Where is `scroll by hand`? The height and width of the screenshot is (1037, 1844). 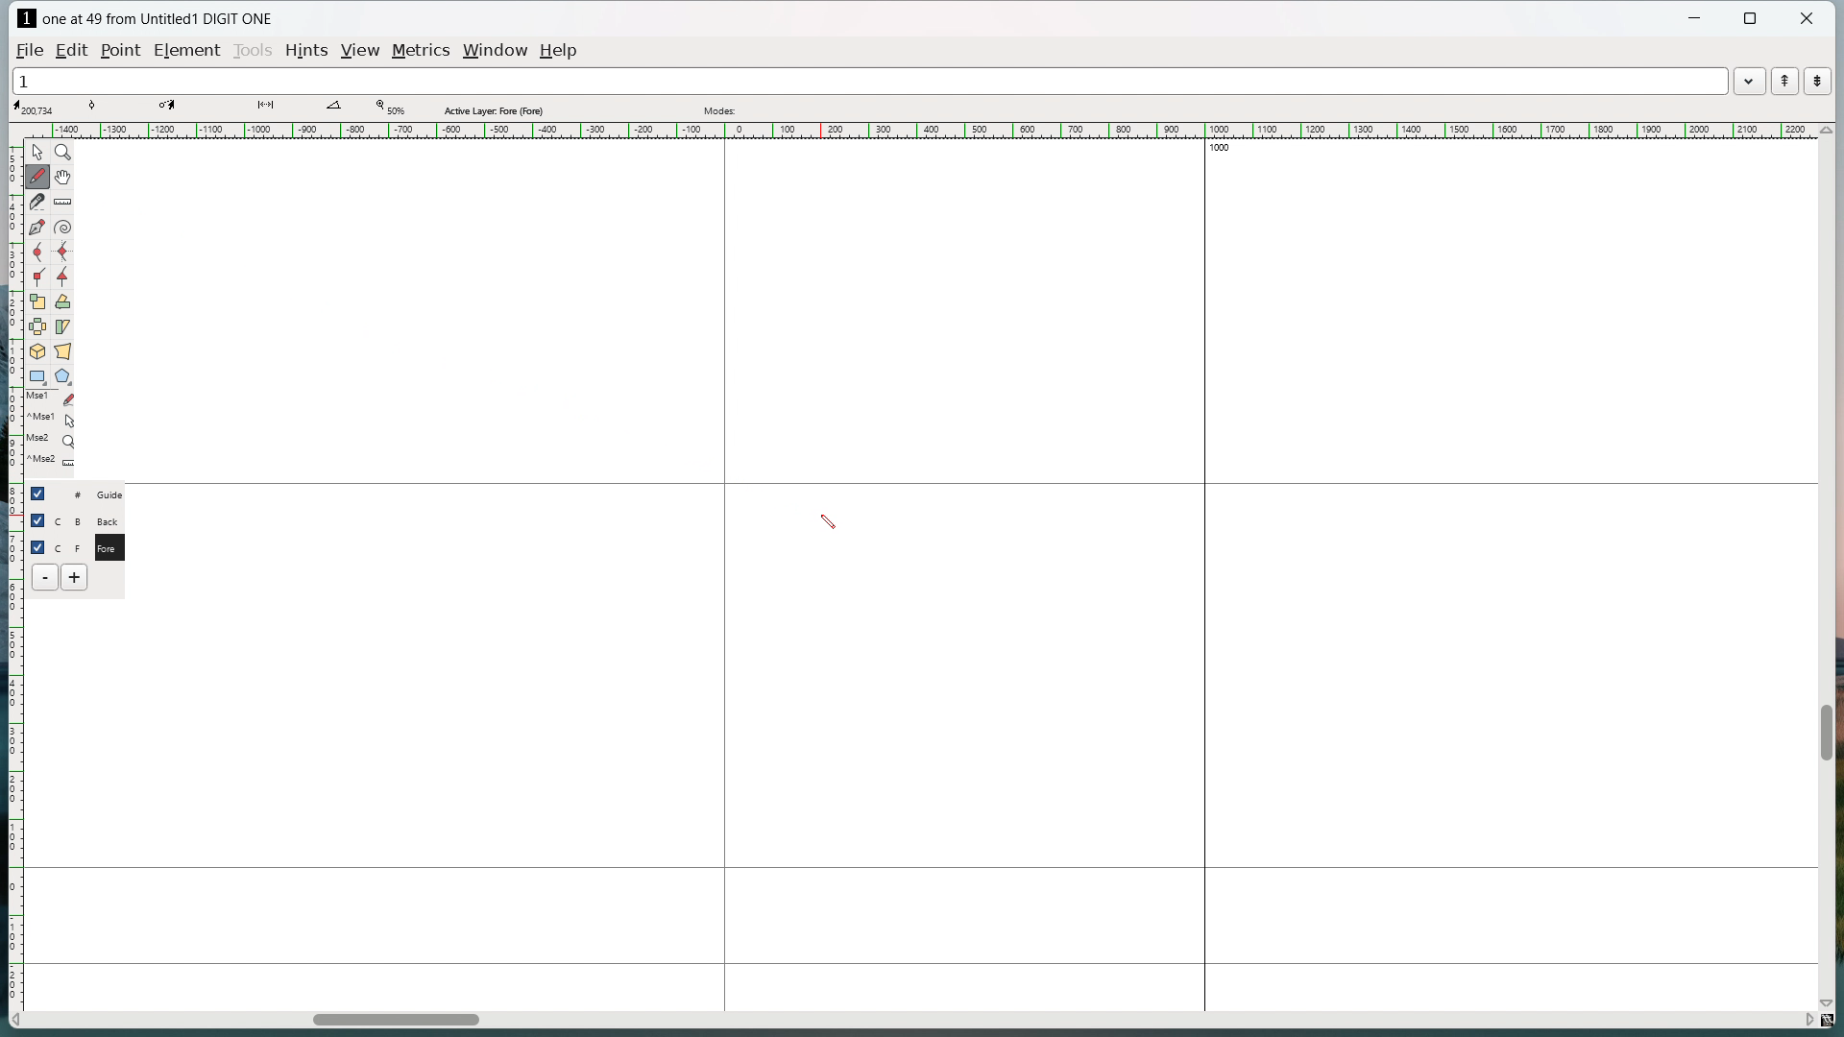
scroll by hand is located at coordinates (65, 176).